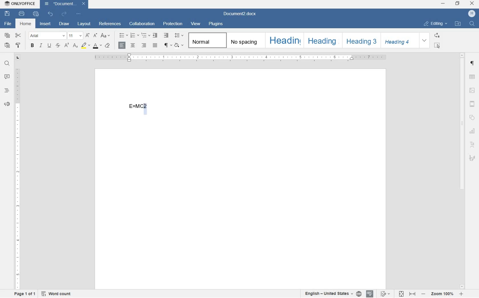 This screenshot has width=479, height=298. Describe the element at coordinates (174, 24) in the screenshot. I see `protection` at that location.